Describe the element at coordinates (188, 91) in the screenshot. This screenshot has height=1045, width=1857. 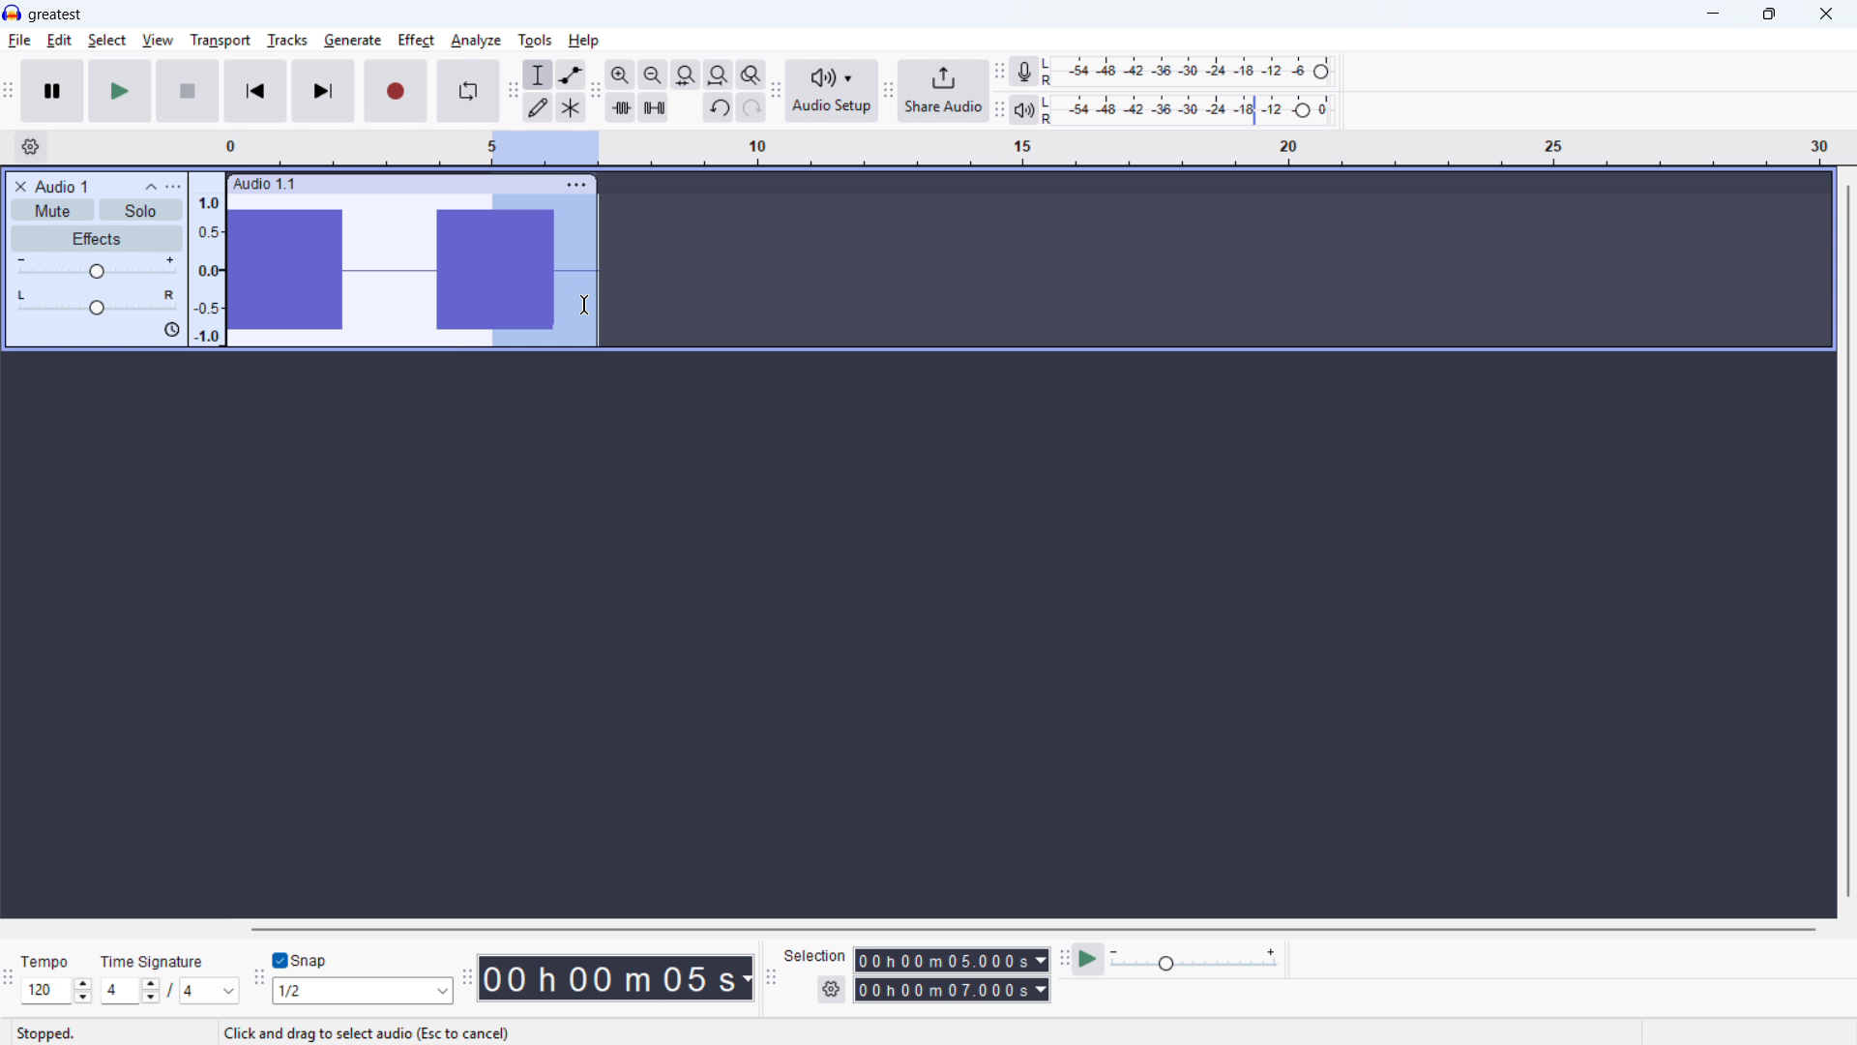
I see `stop ` at that location.